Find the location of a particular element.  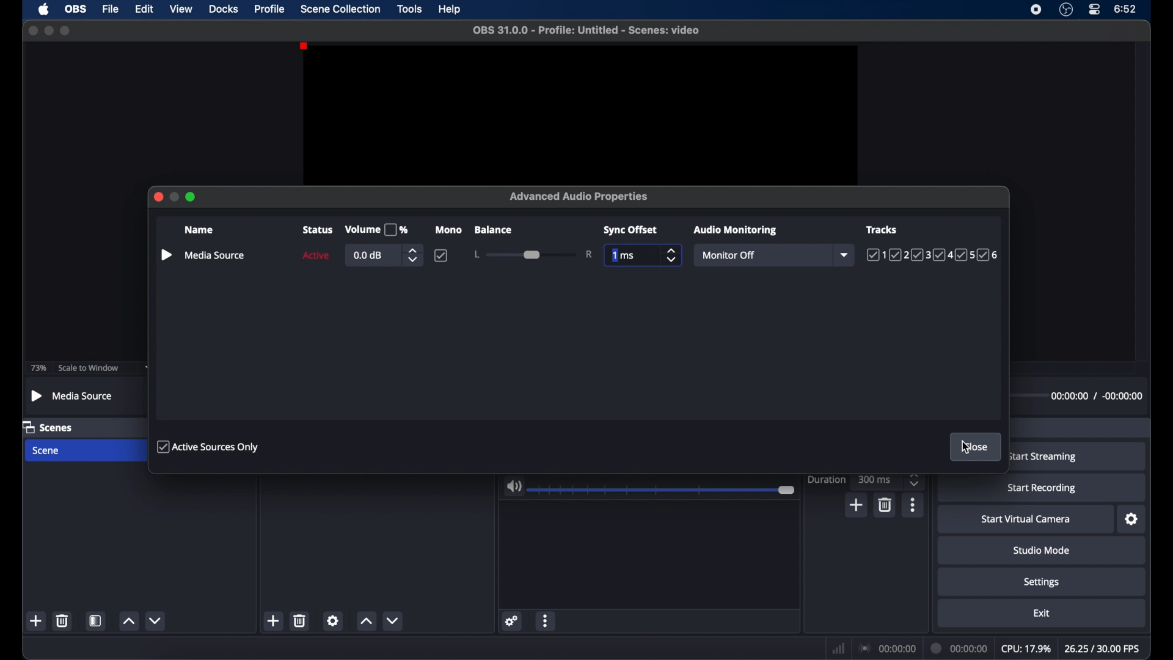

stepper buttons is located at coordinates (671, 256).